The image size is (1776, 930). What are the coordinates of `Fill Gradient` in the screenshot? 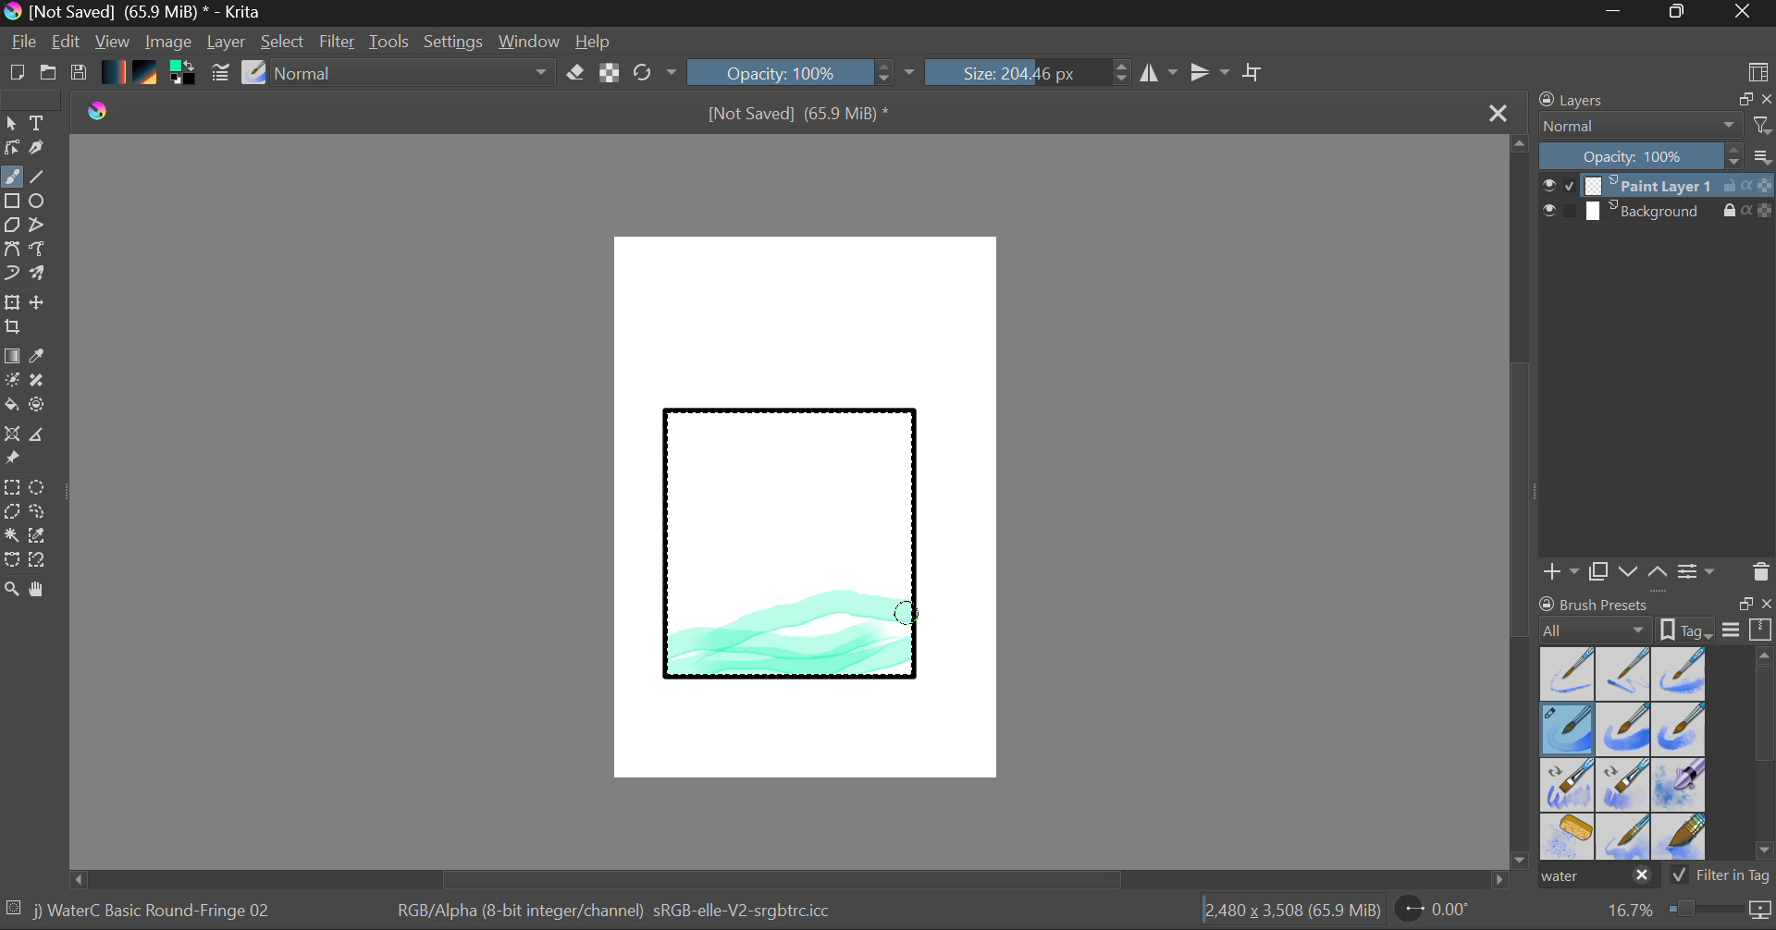 It's located at (12, 355).